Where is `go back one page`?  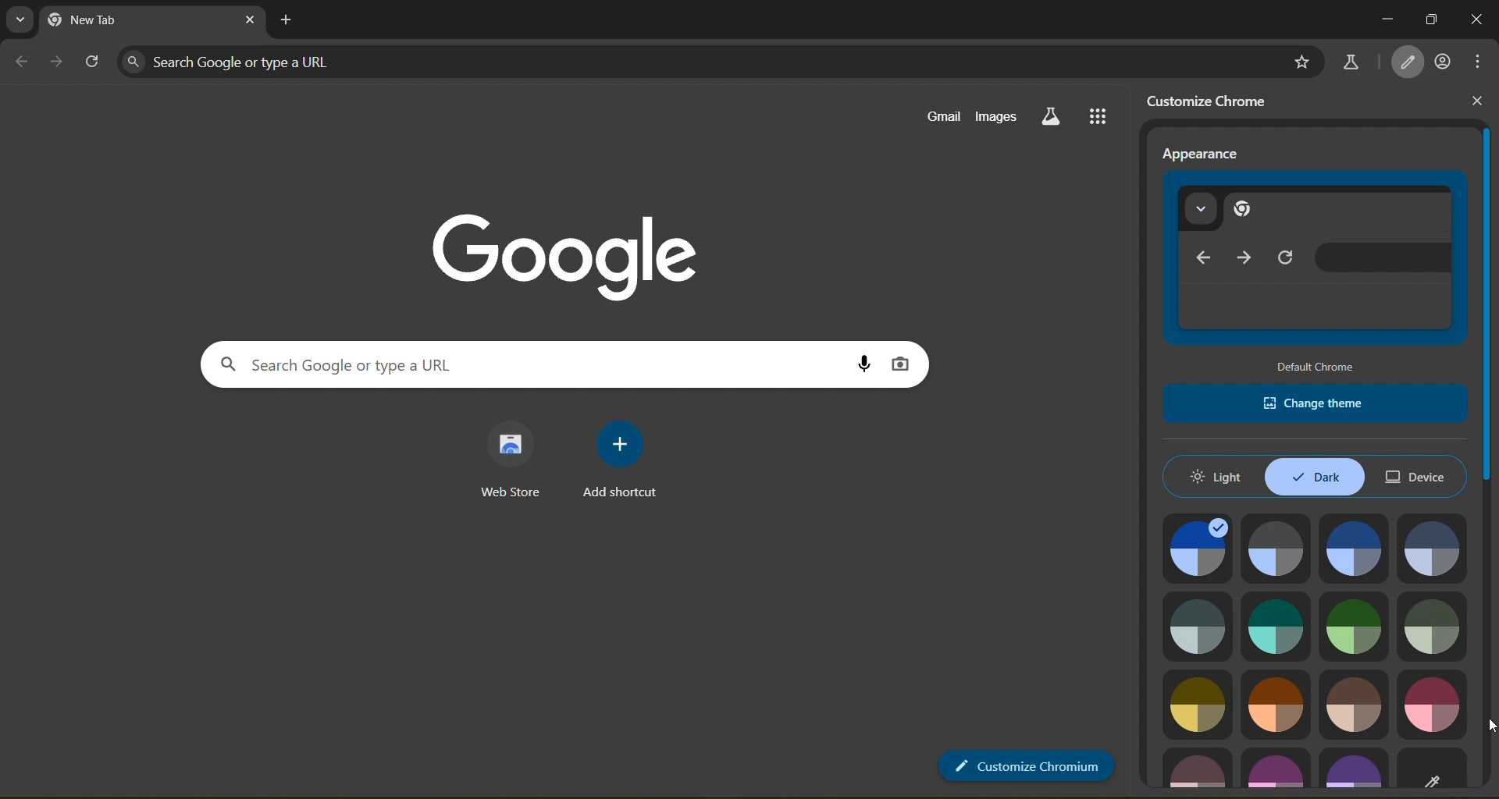
go back one page is located at coordinates (20, 60).